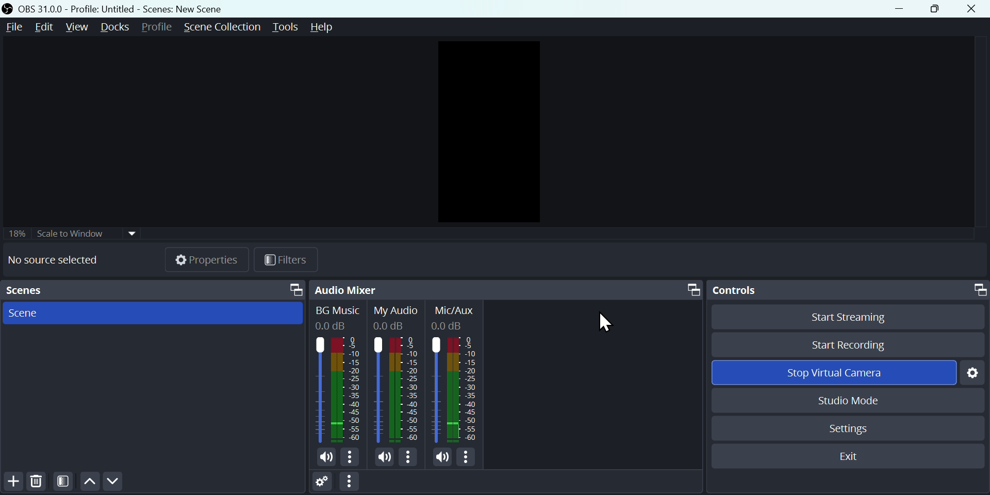 This screenshot has height=495, width=990. Describe the element at coordinates (225, 27) in the screenshot. I see `Scene collection` at that location.